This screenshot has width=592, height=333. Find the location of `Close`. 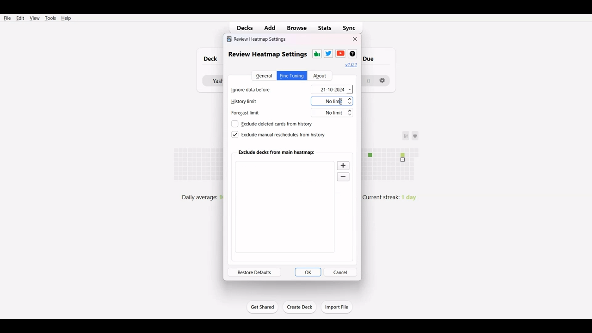

Close is located at coordinates (355, 39).